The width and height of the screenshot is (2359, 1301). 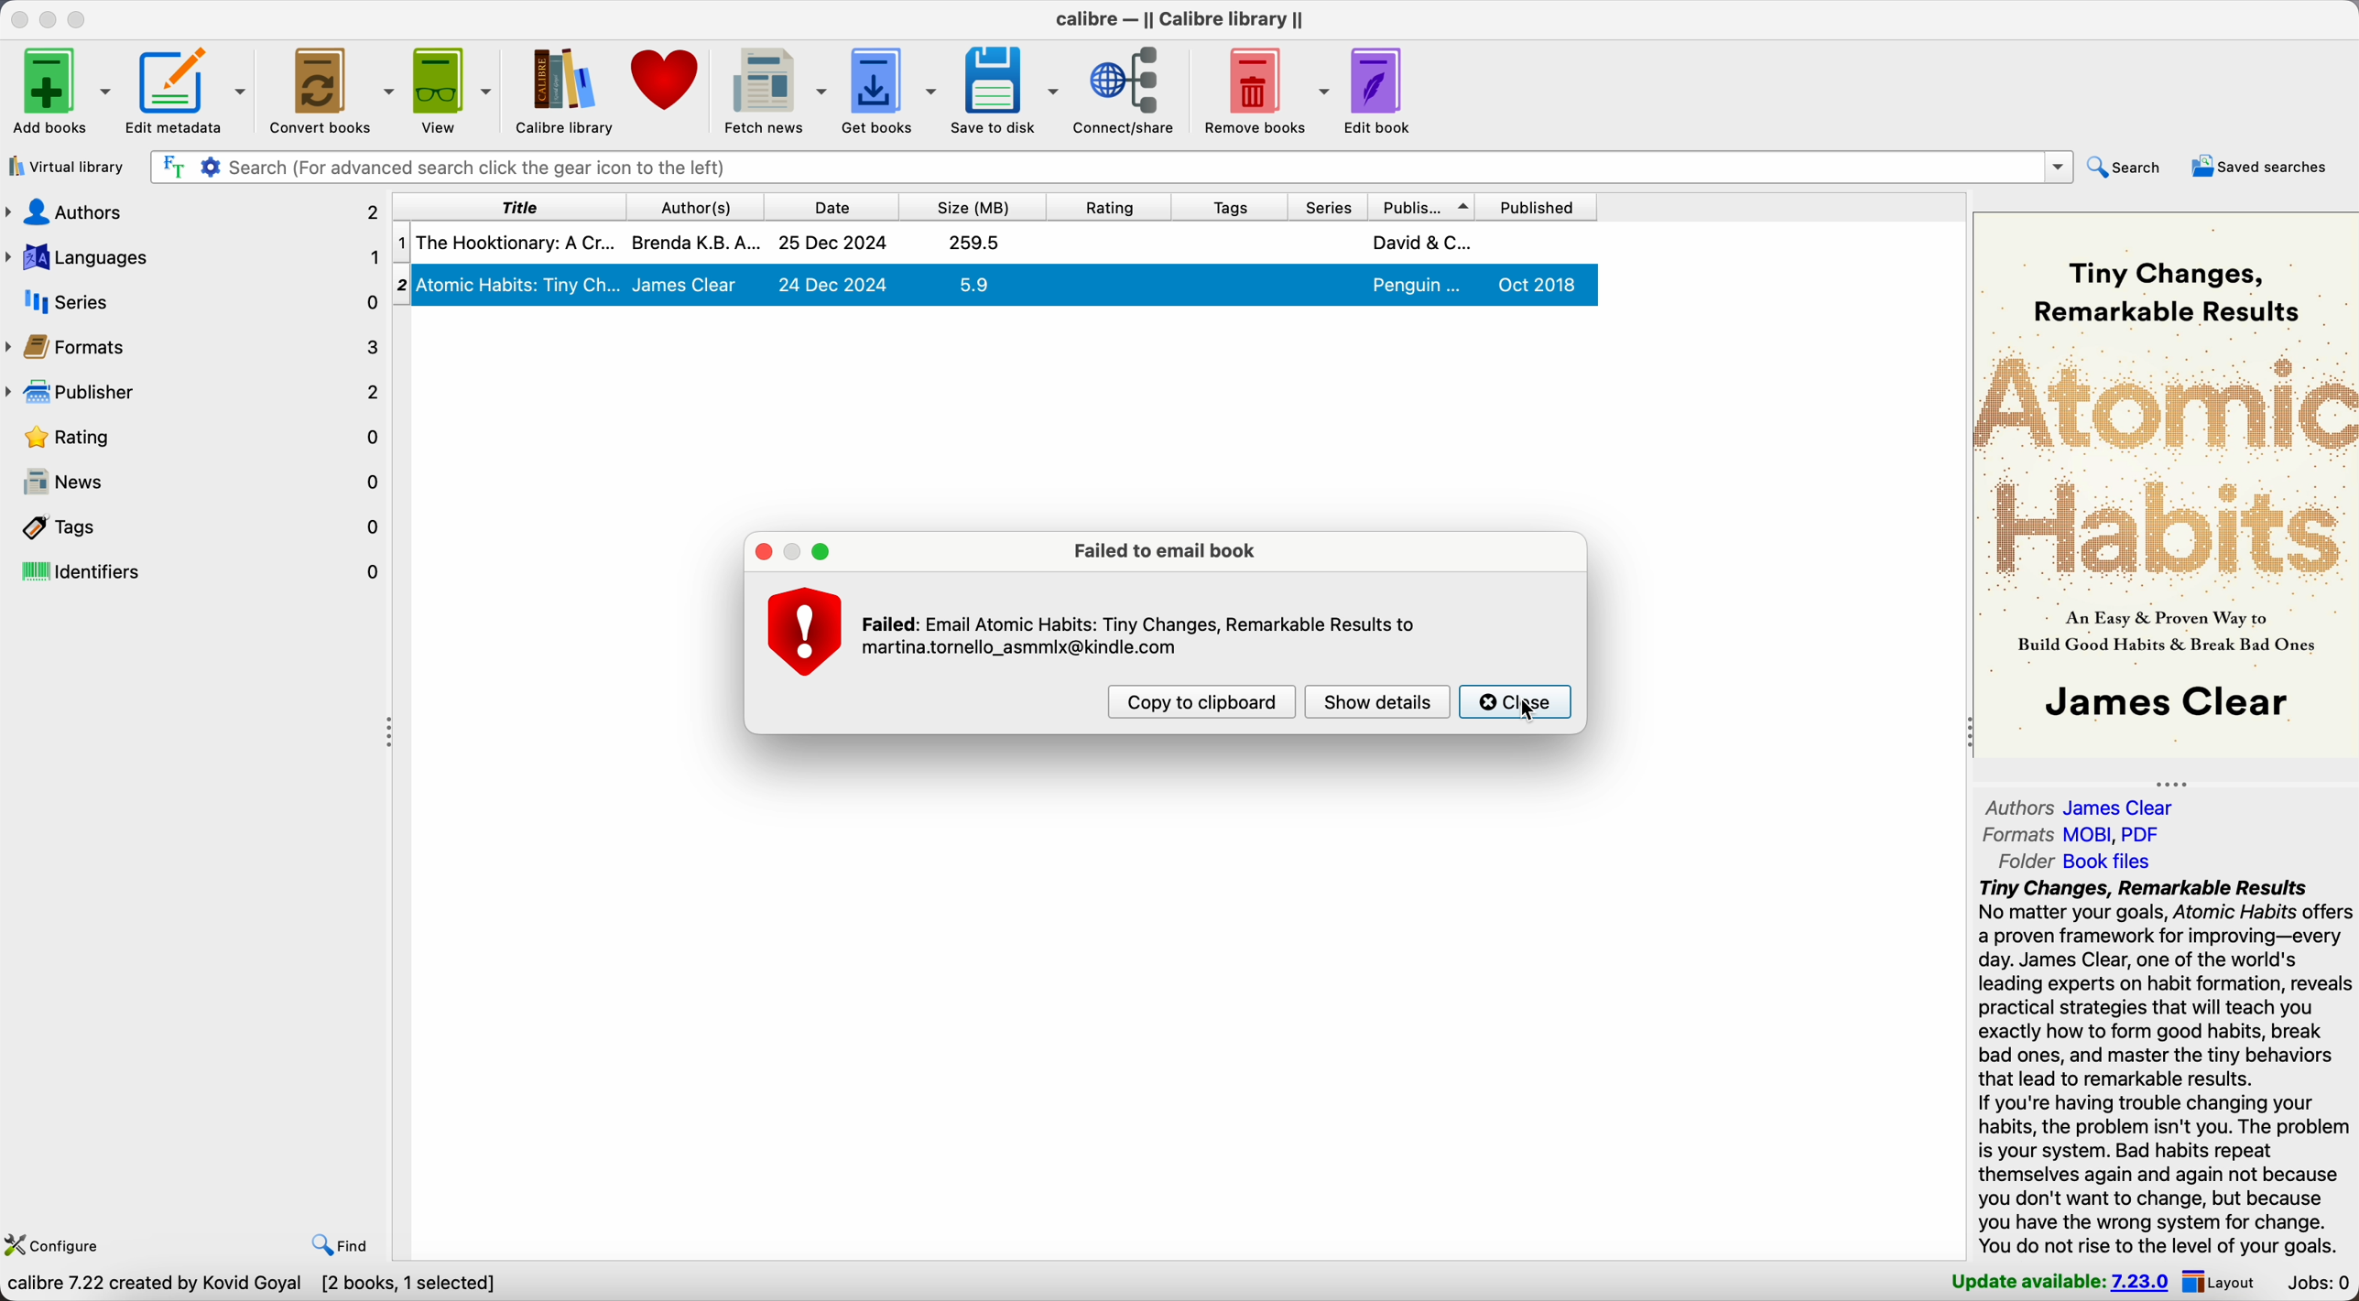 What do you see at coordinates (195, 436) in the screenshot?
I see `rating` at bounding box center [195, 436].